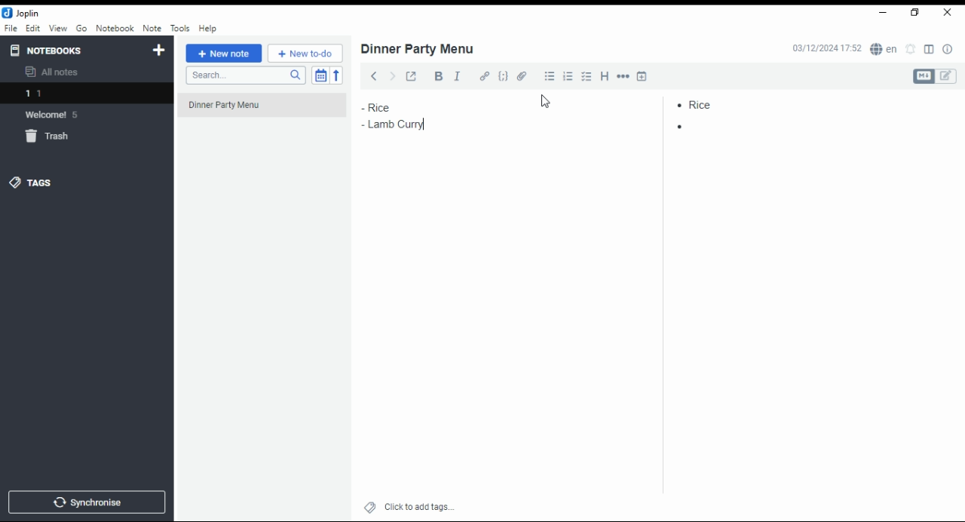 Image resolution: width=965 pixels, height=522 pixels. What do you see at coordinates (50, 137) in the screenshot?
I see `trash` at bounding box center [50, 137].